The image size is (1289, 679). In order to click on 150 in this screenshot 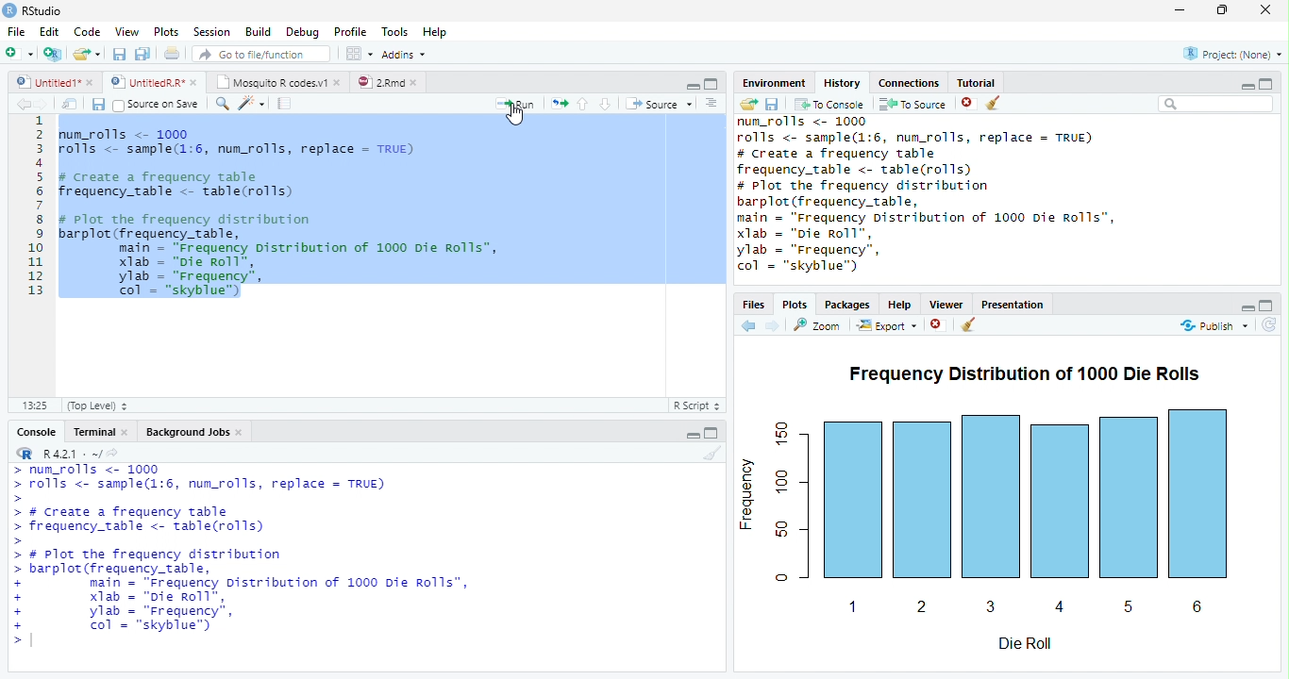, I will do `click(779, 432)`.